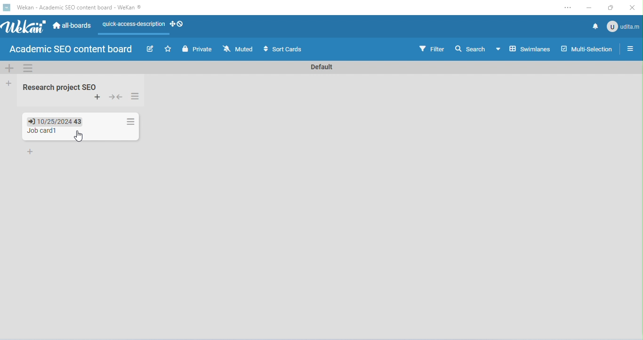  I want to click on maximize, so click(611, 8).